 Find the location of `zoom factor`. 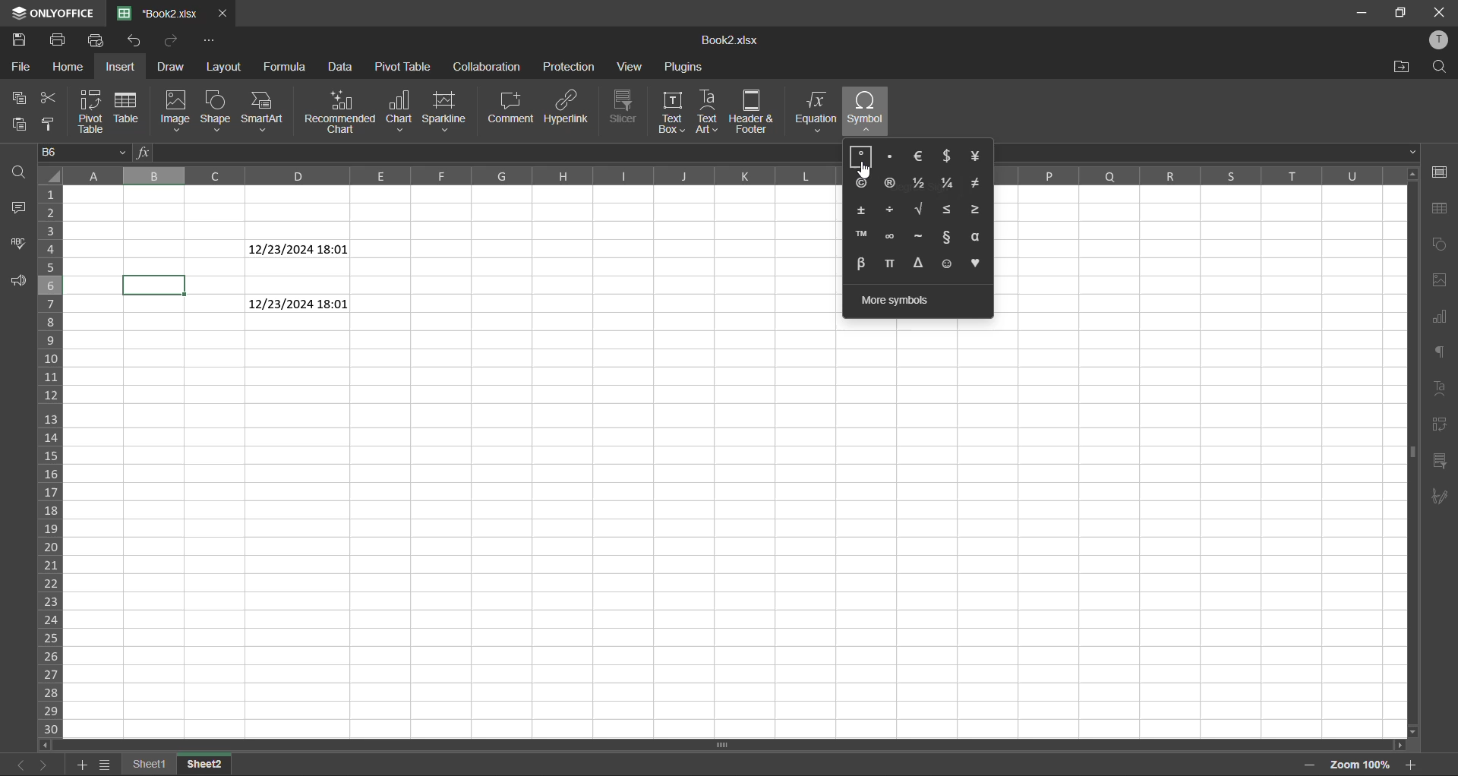

zoom factor is located at coordinates (1362, 764).